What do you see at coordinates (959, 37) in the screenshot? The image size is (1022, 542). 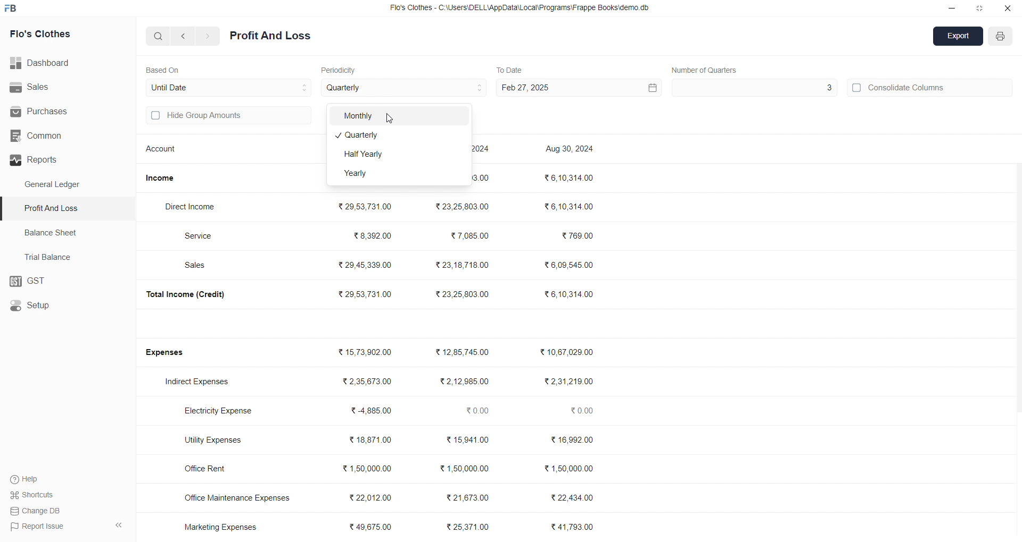 I see `Export` at bounding box center [959, 37].